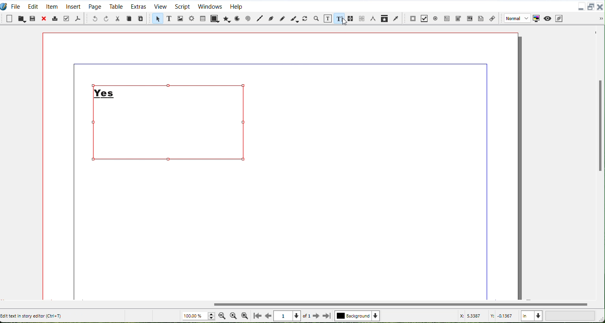 This screenshot has width=605, height=323. I want to click on PDF Text Field, so click(447, 17).